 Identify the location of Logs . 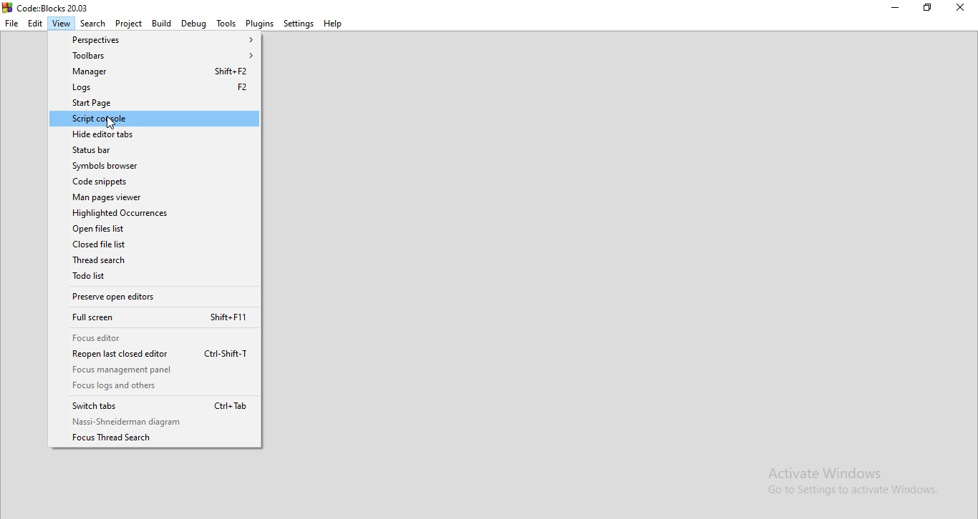
(155, 86).